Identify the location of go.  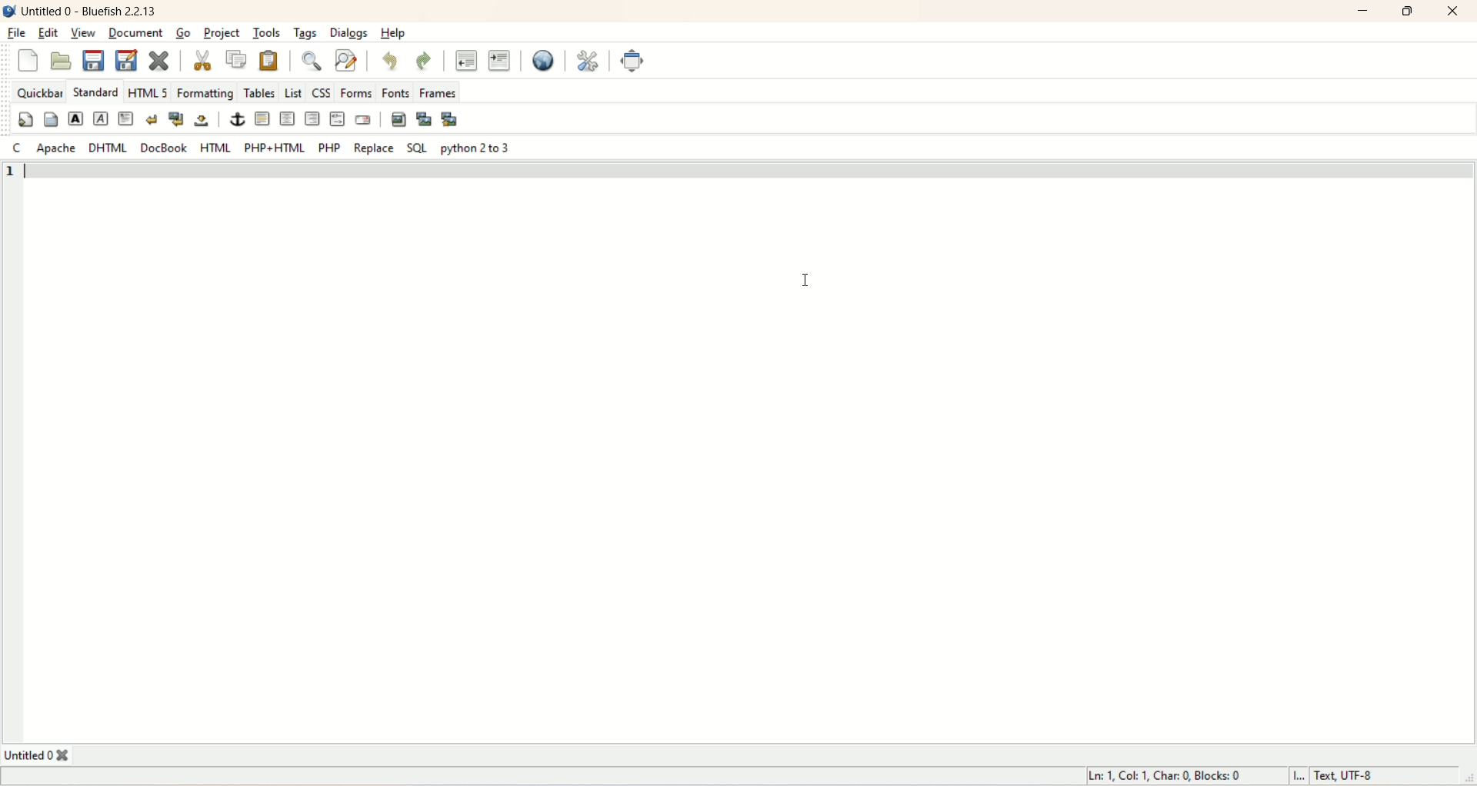
(185, 32).